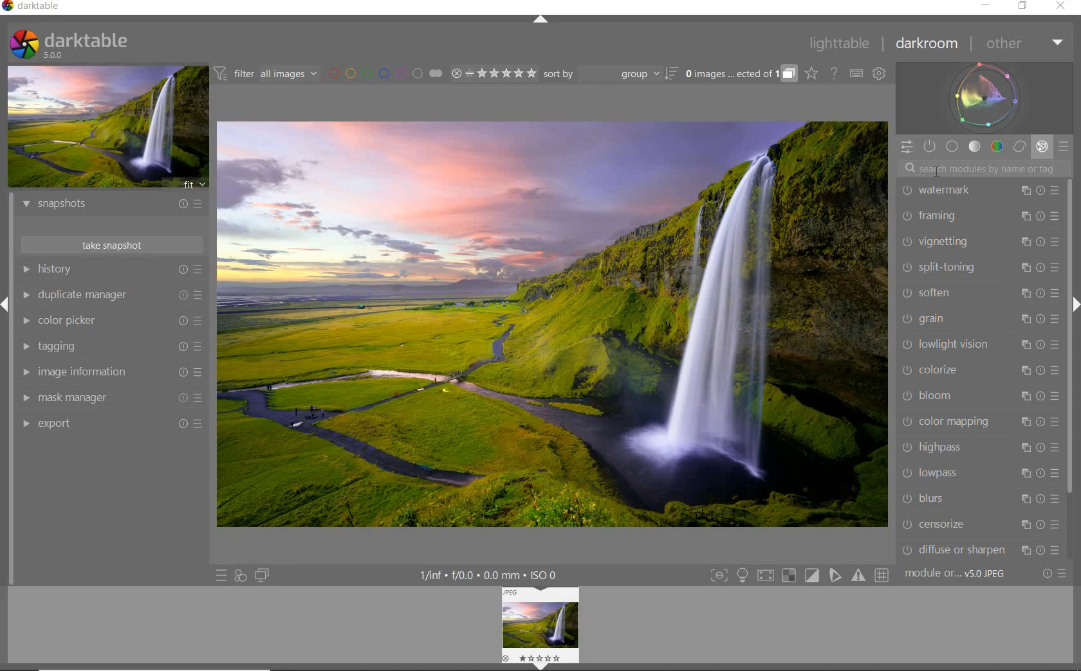  Describe the element at coordinates (266, 74) in the screenshot. I see `FILTER IMAGES BASED ON THEIR MODULE ORDER` at that location.